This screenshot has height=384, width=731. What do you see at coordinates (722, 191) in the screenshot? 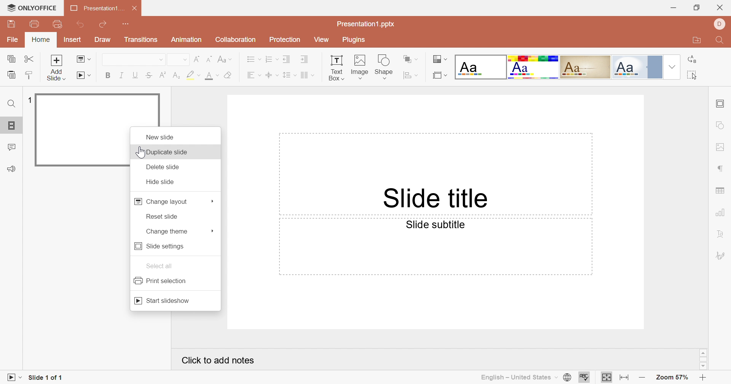
I see `Table settings` at bounding box center [722, 191].